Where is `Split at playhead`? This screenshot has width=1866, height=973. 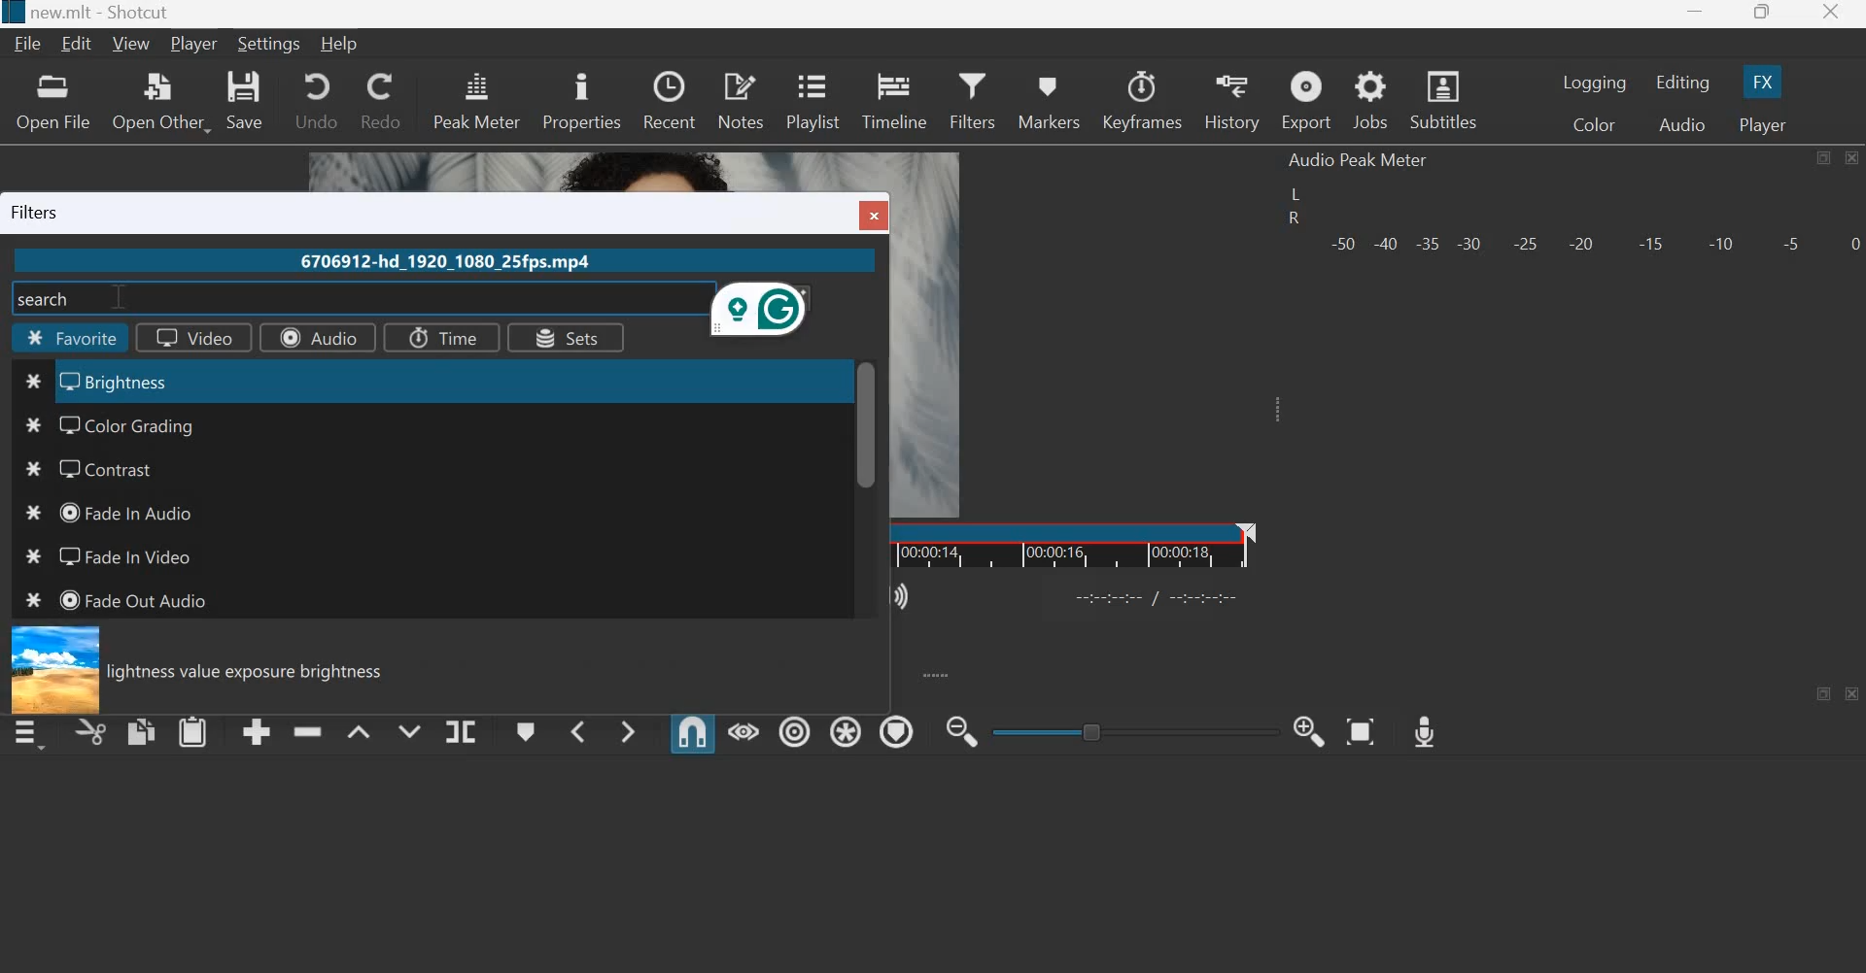 Split at playhead is located at coordinates (460, 732).